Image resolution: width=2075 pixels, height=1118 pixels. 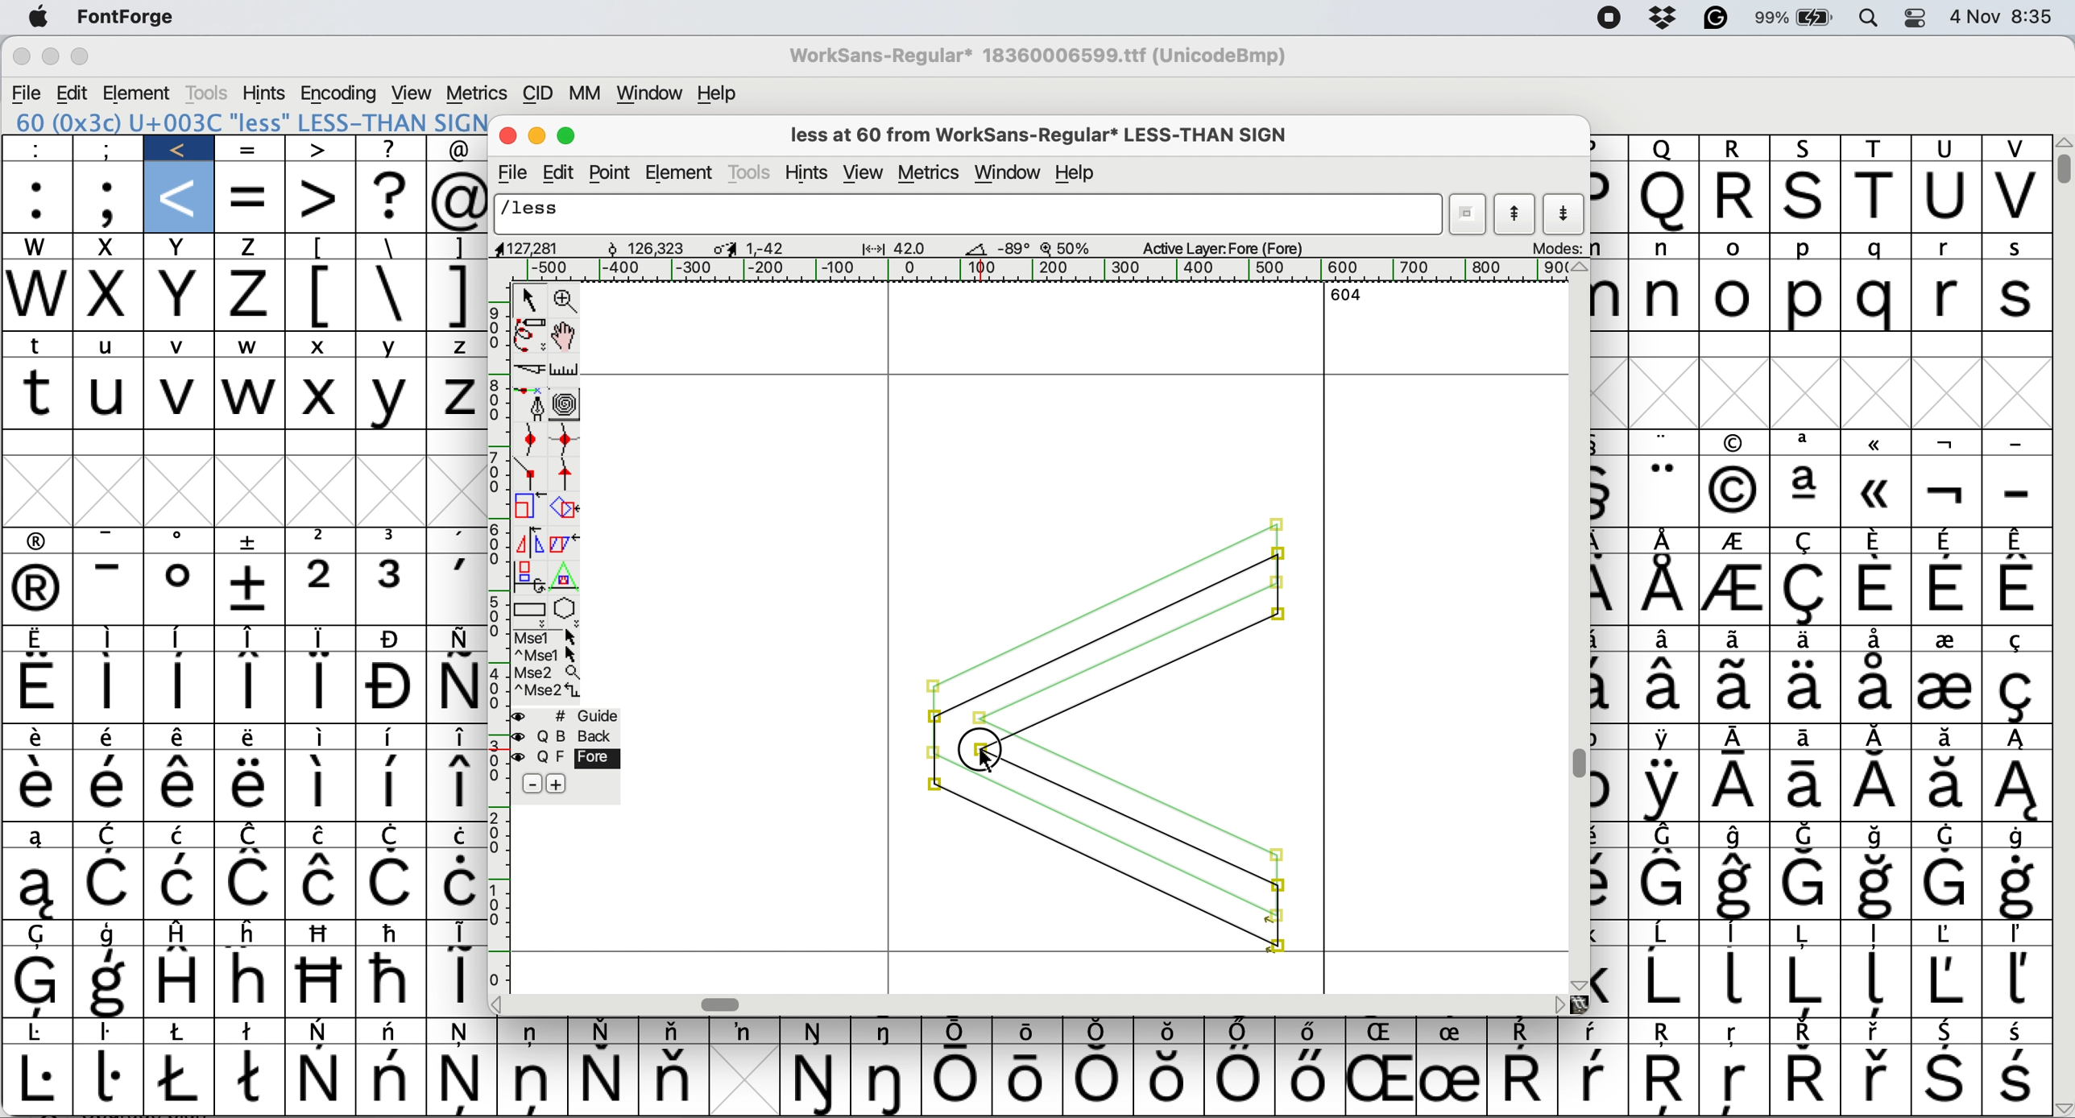 What do you see at coordinates (1807, 1080) in the screenshot?
I see `Symbol` at bounding box center [1807, 1080].